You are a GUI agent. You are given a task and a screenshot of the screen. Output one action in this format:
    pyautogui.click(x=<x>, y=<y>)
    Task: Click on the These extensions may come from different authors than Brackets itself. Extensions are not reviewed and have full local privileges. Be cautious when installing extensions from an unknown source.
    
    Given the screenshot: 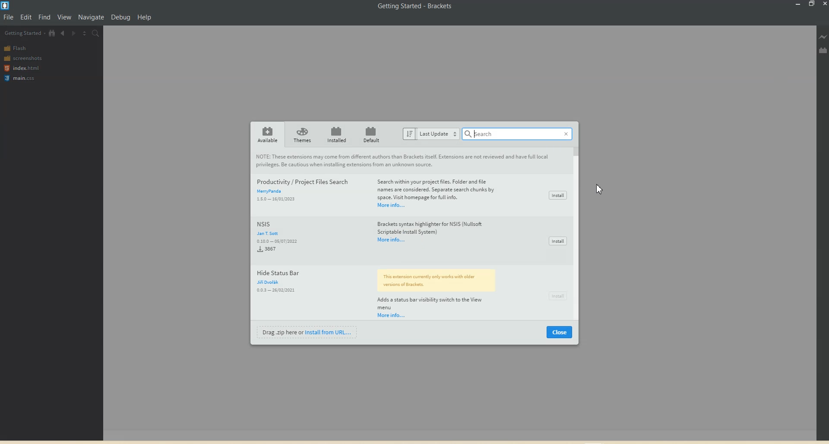 What is the action you would take?
    pyautogui.click(x=406, y=161)
    